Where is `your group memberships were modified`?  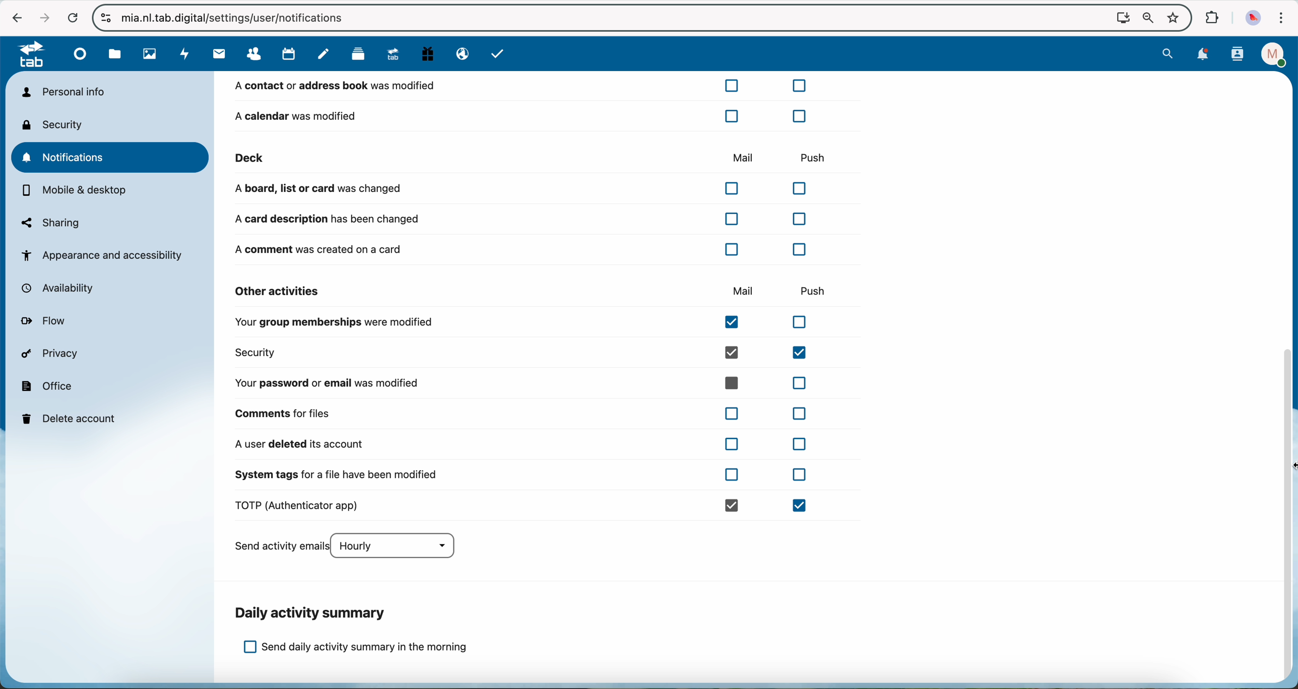
your group memberships were modified is located at coordinates (527, 324).